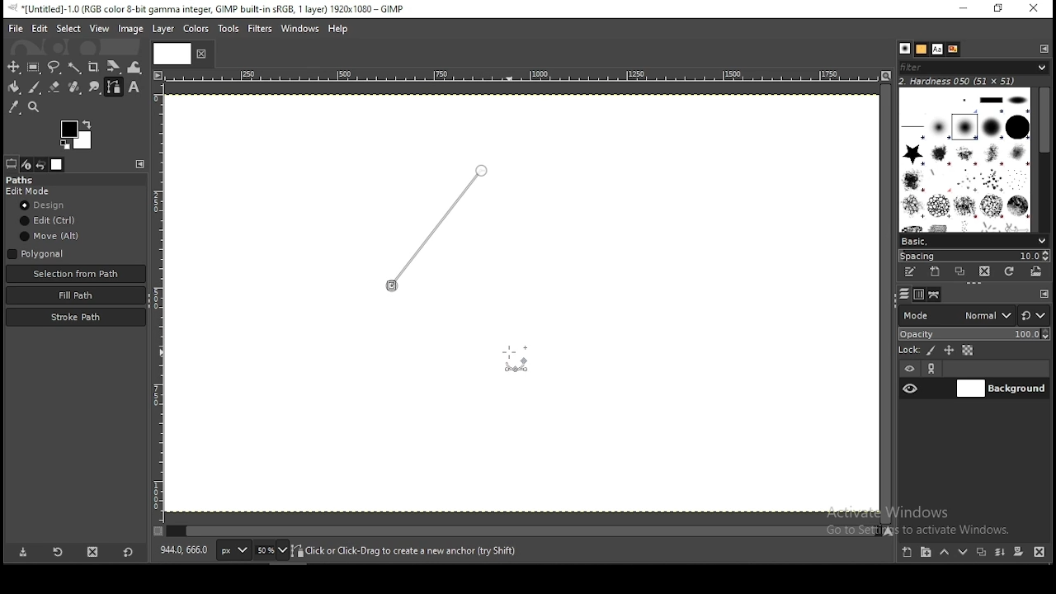 The height and width of the screenshot is (594, 1056). Describe the element at coordinates (76, 317) in the screenshot. I see `stroke path` at that location.